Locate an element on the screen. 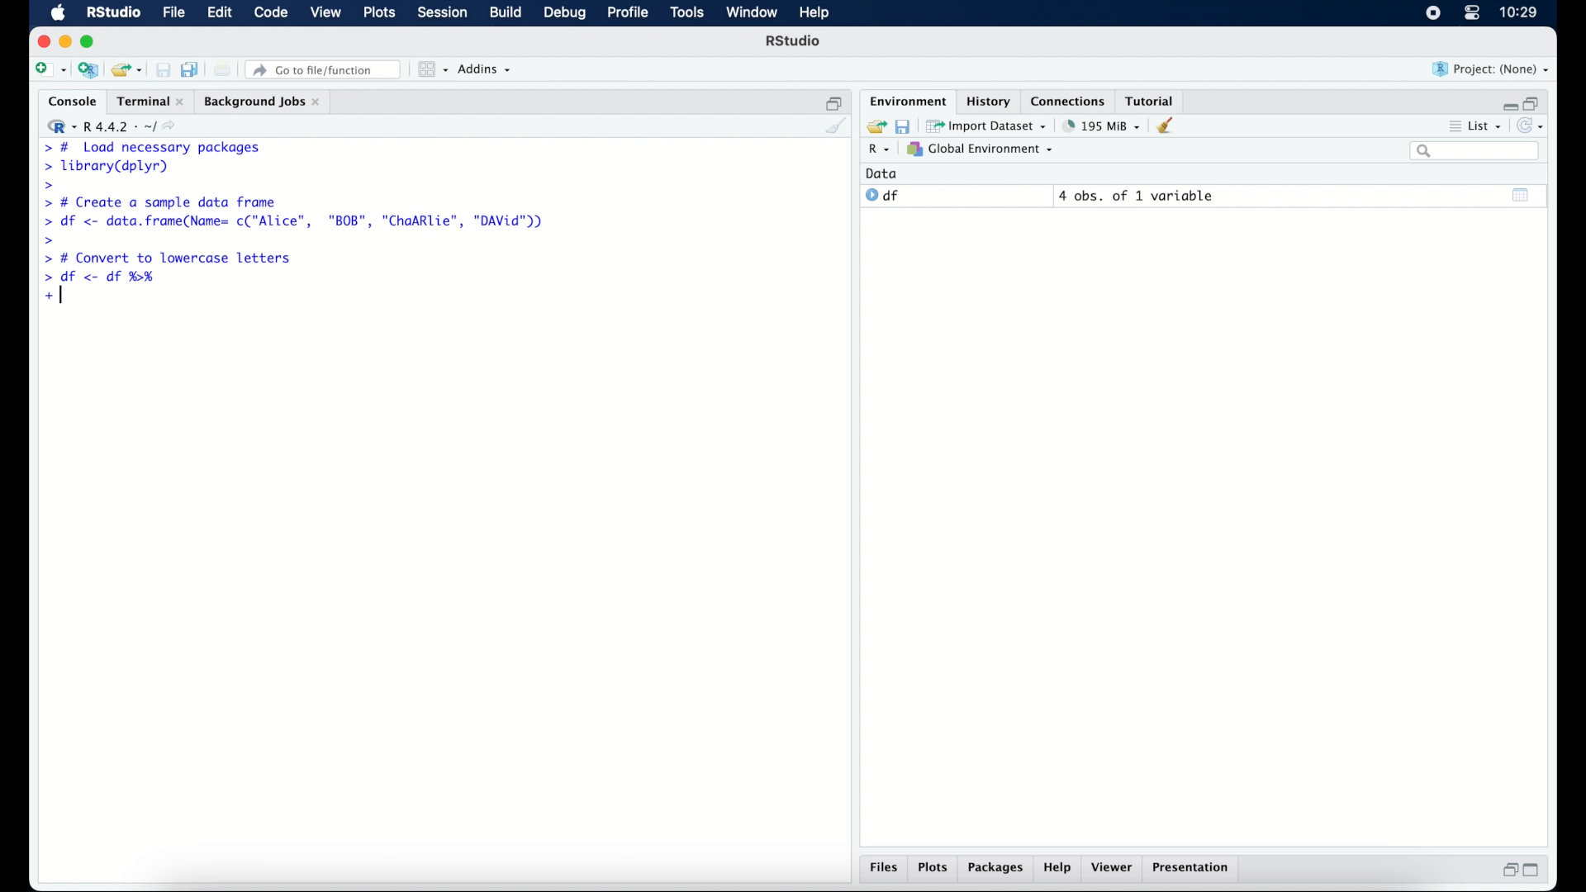  save all documents  is located at coordinates (192, 69).